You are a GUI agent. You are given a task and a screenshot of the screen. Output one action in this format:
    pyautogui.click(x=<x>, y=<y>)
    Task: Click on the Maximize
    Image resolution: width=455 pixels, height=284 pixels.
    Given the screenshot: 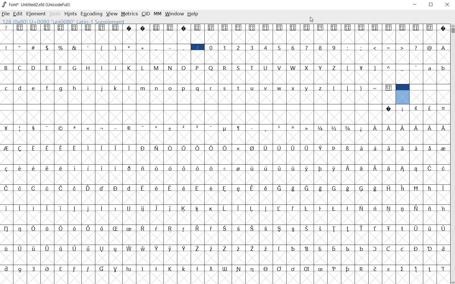 What is the action you would take?
    pyautogui.click(x=432, y=6)
    